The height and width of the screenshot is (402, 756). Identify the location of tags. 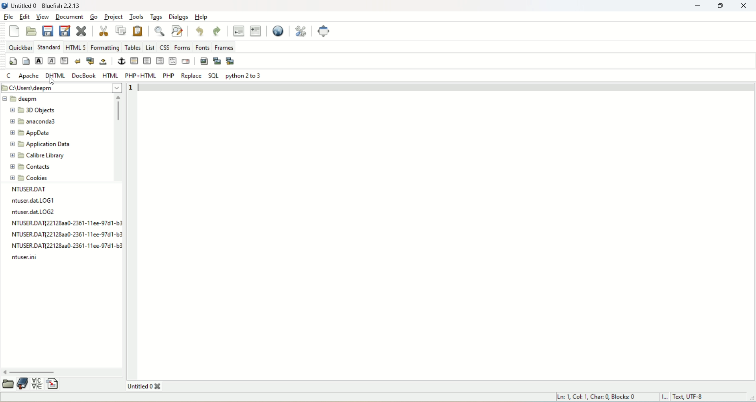
(155, 17).